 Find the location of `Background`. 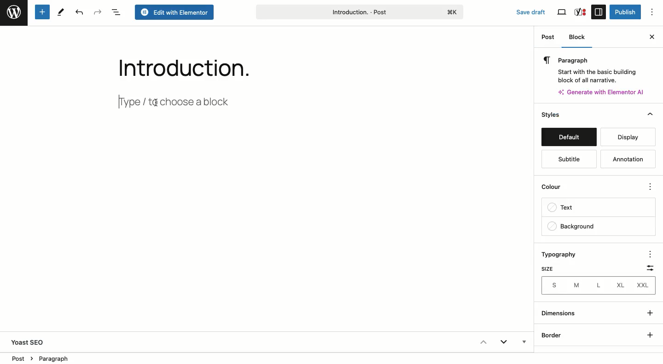

Background is located at coordinates (571, 227).